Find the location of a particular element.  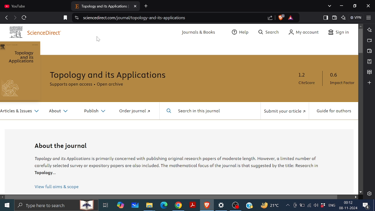

reading list is located at coordinates (369, 72).